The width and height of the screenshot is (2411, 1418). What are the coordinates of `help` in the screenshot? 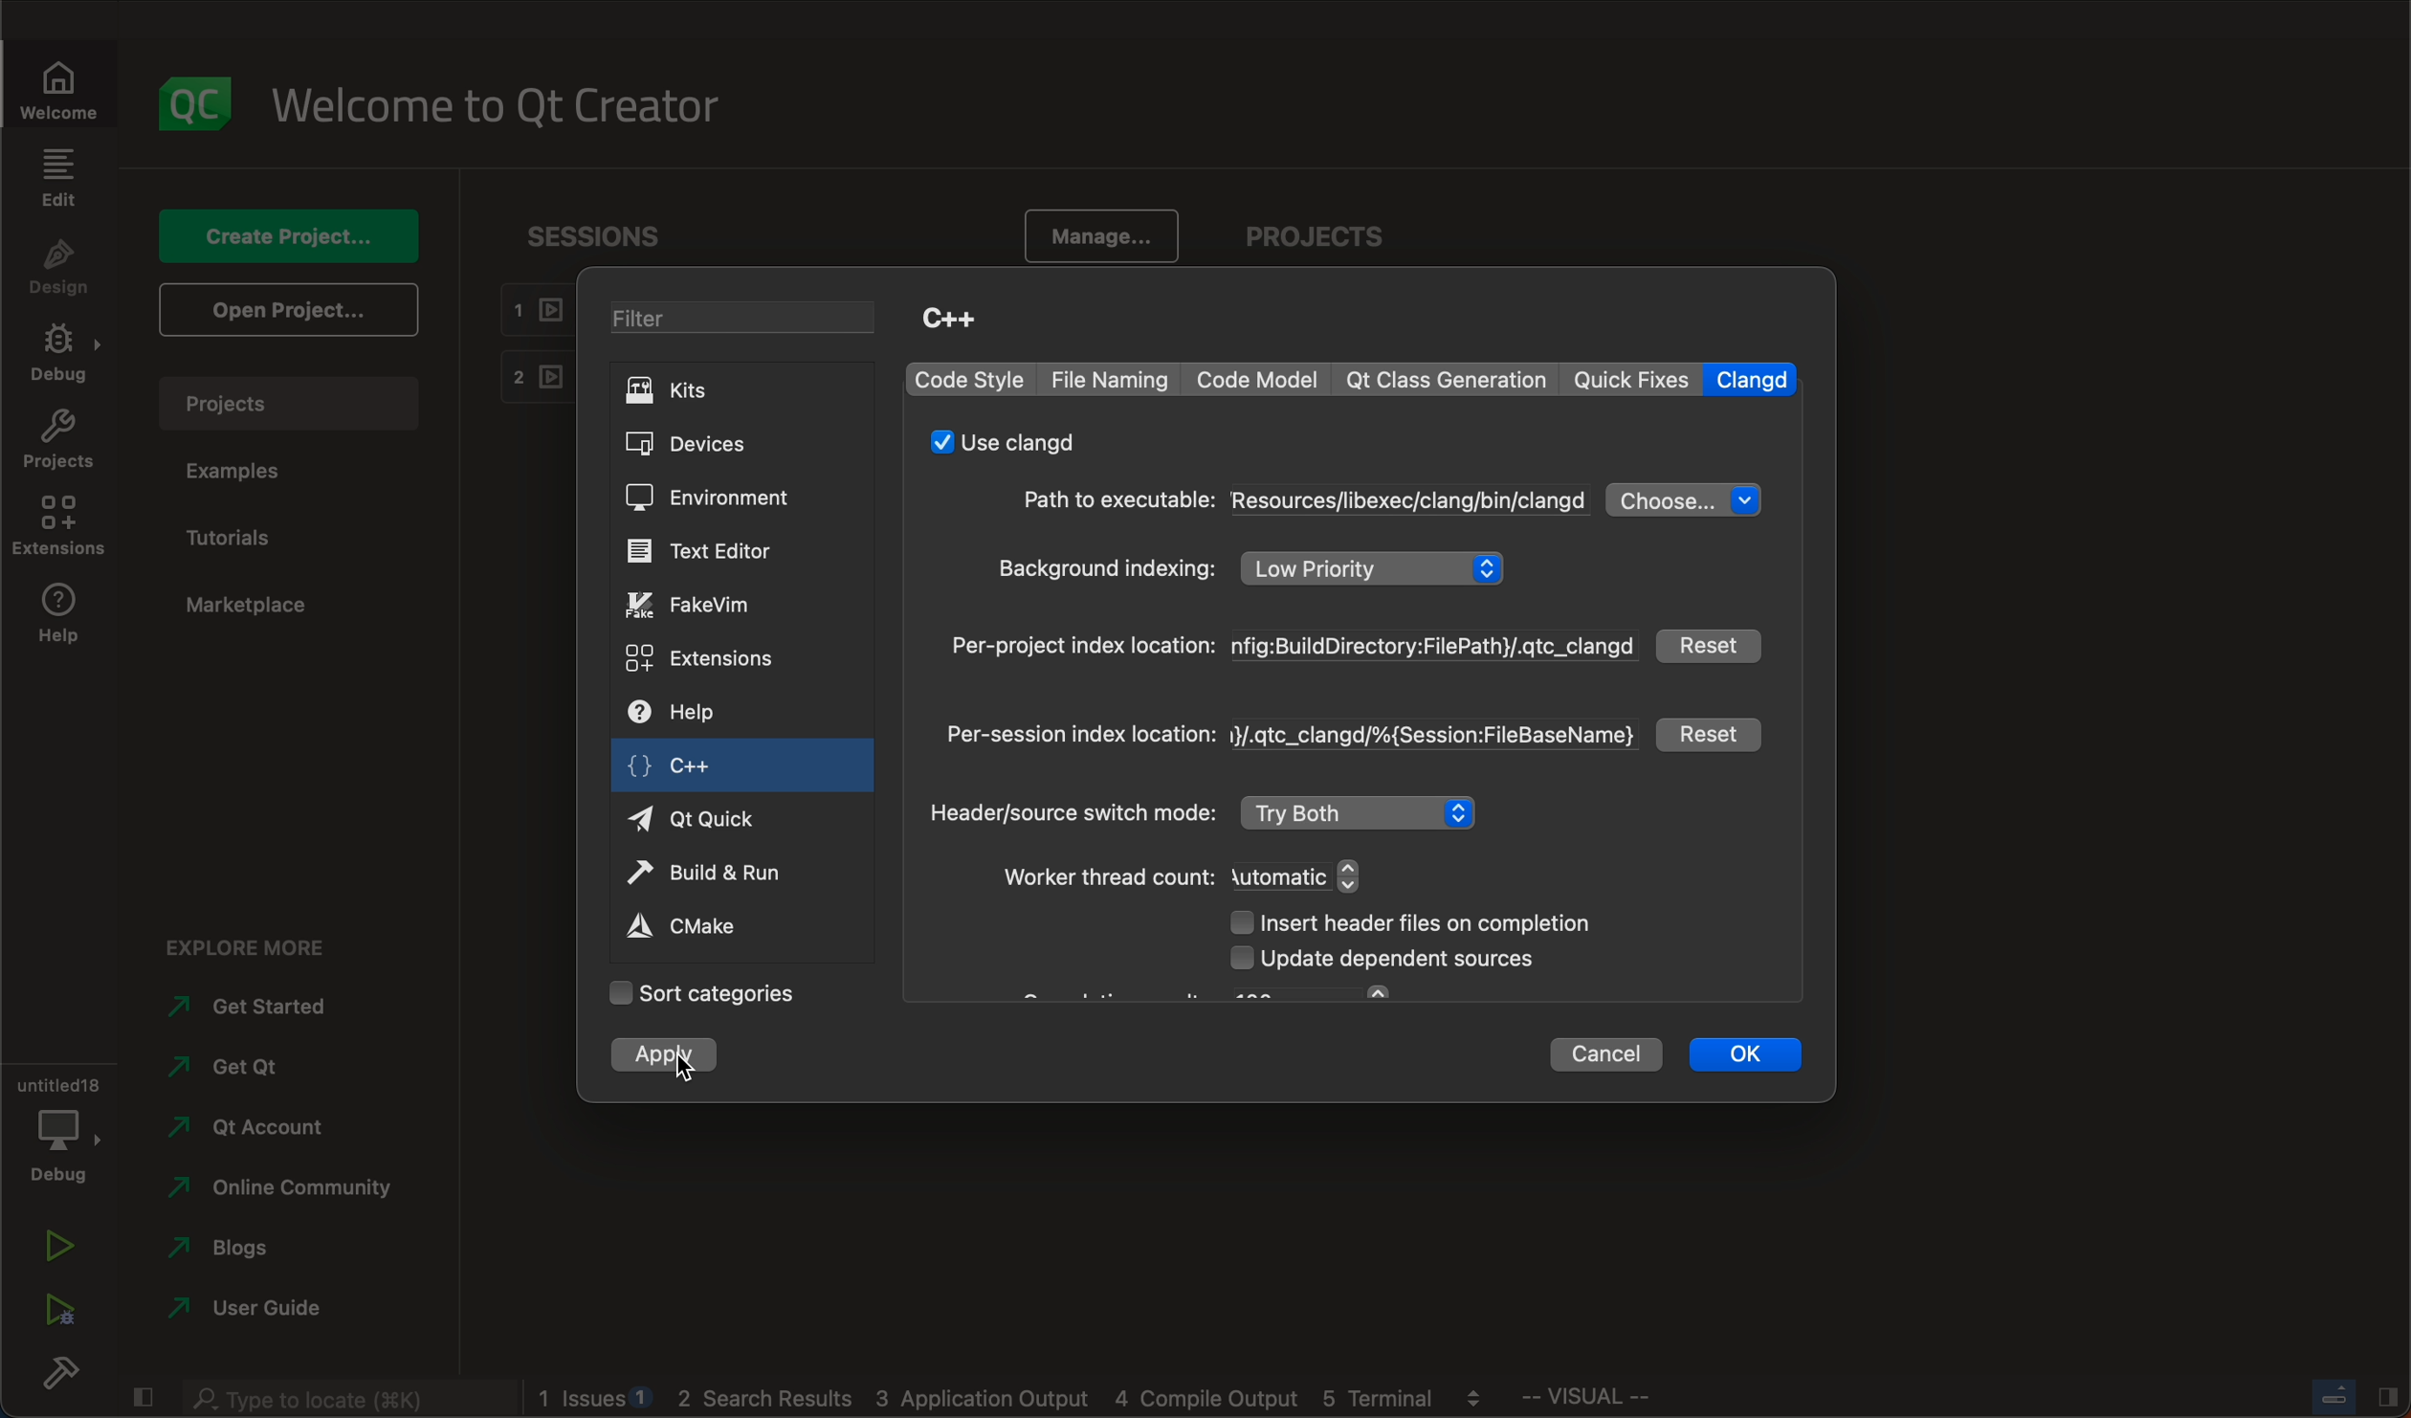 It's located at (697, 709).